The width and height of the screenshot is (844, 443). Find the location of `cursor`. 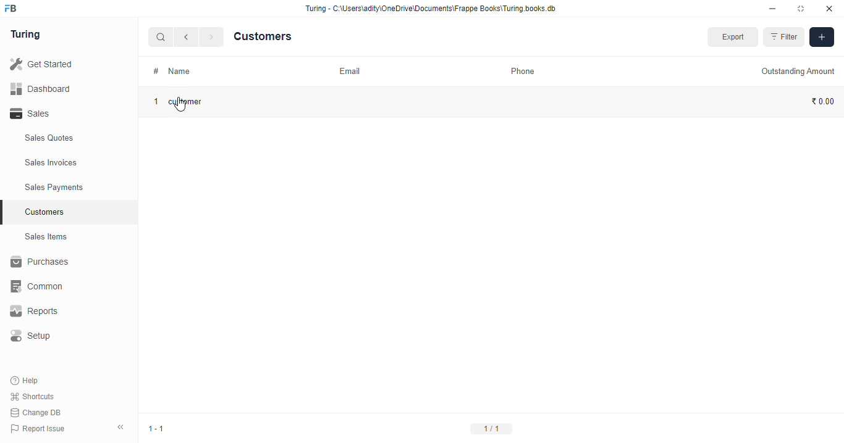

cursor is located at coordinates (182, 106).